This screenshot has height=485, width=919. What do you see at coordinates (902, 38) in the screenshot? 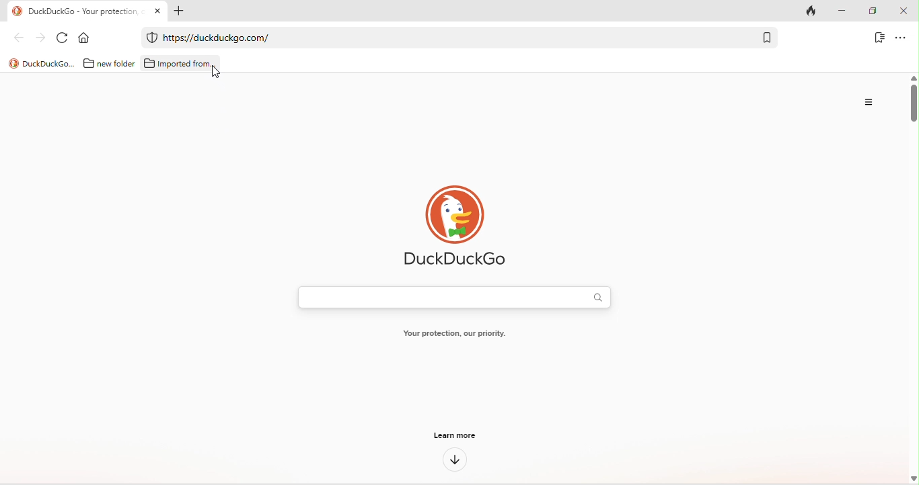
I see `option` at bounding box center [902, 38].